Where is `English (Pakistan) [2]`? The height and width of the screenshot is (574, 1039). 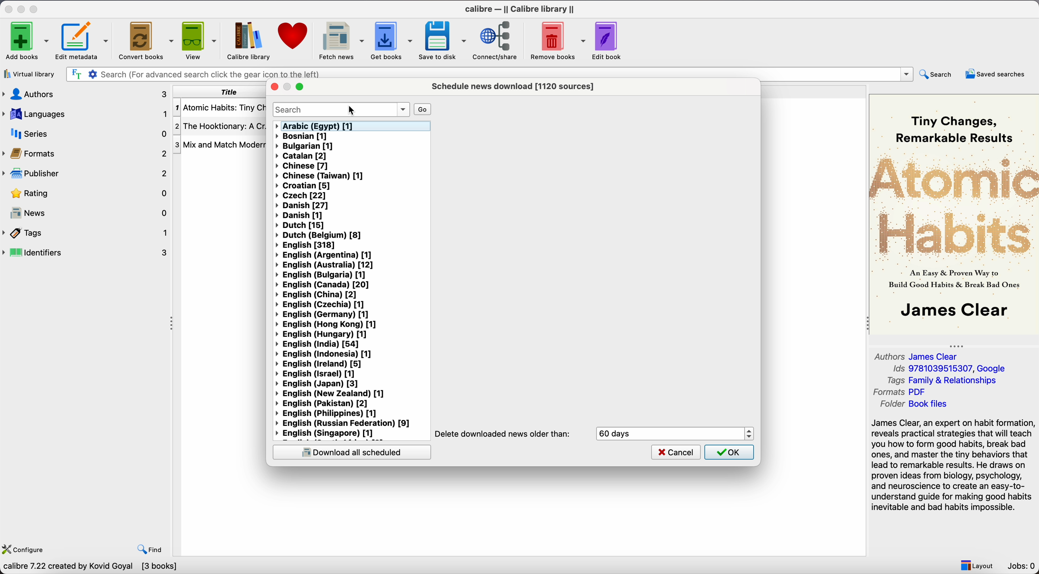
English (Pakistan) [2] is located at coordinates (323, 404).